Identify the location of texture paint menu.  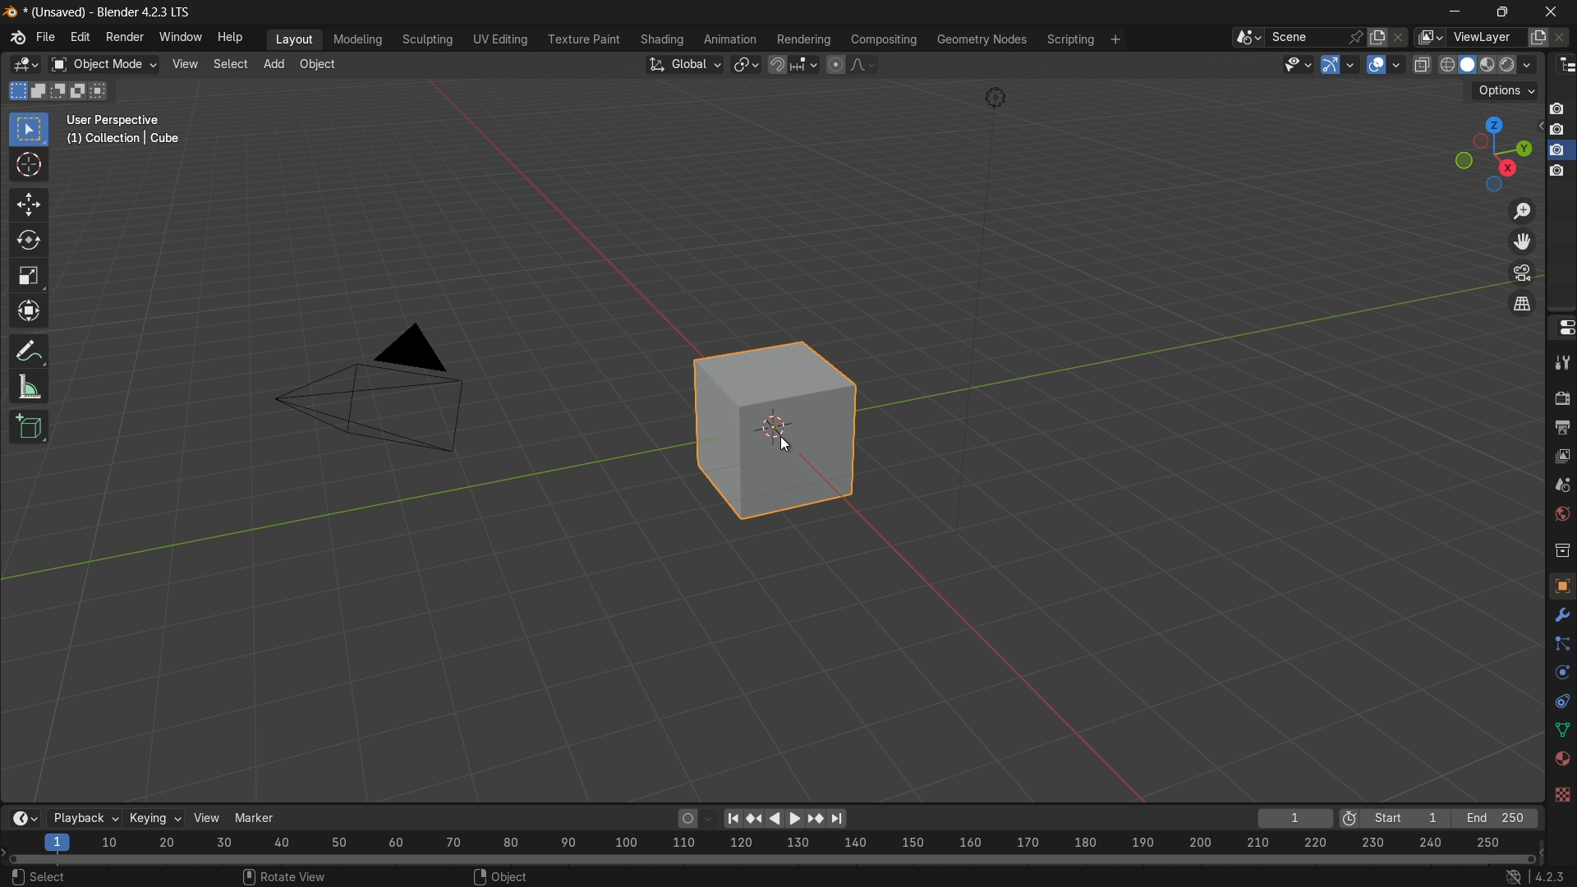
(580, 41).